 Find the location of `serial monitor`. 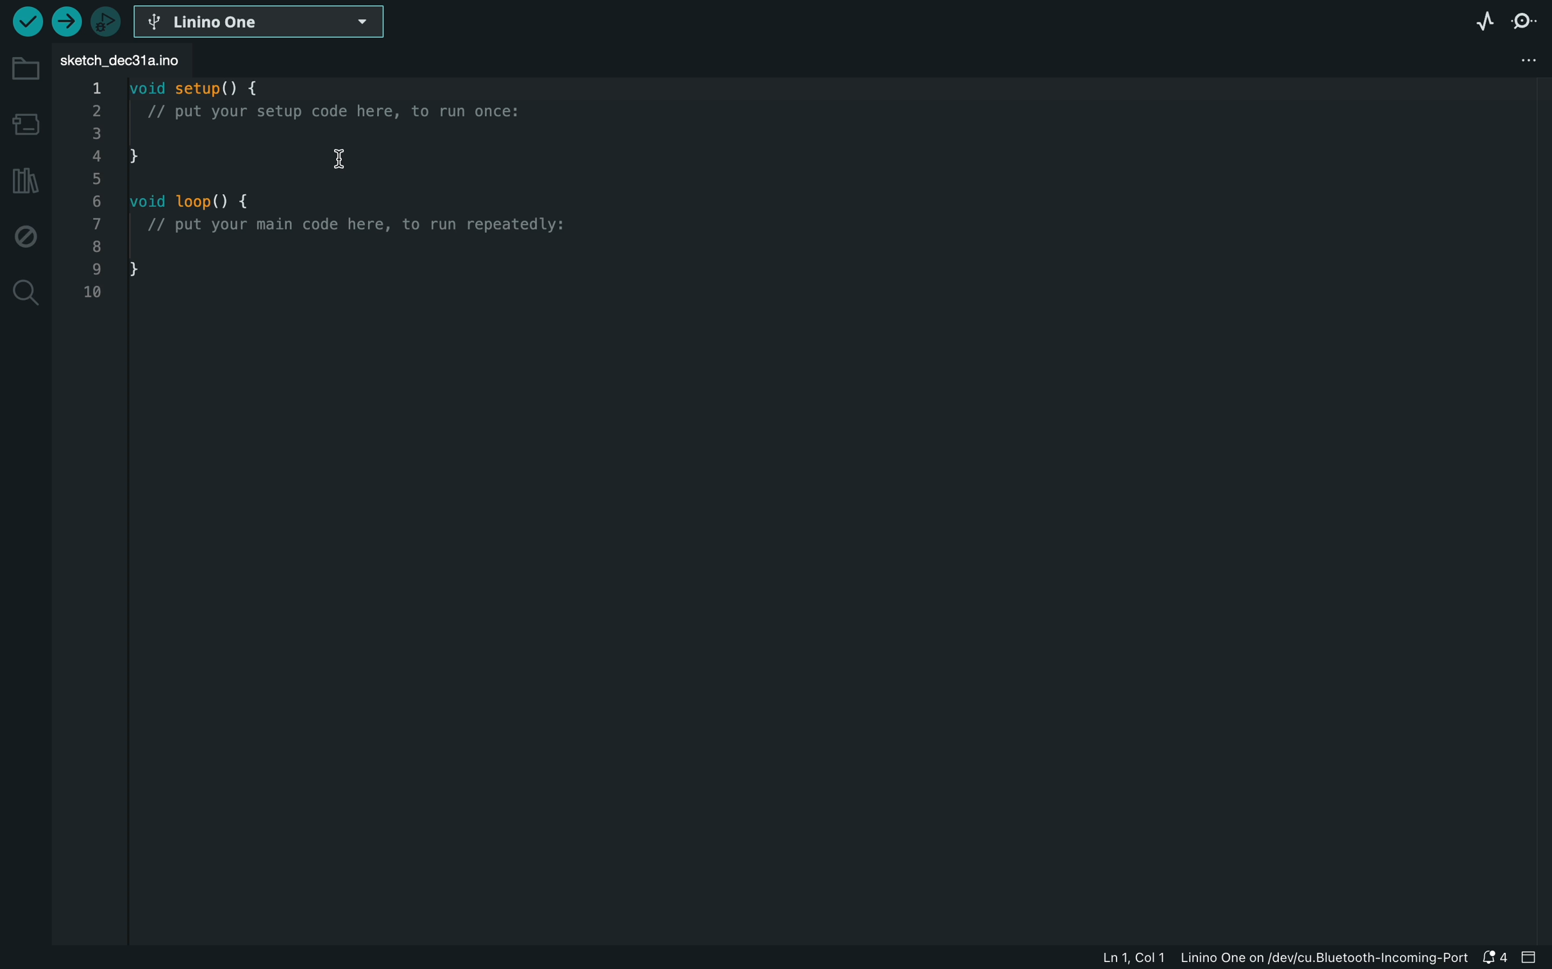

serial monitor is located at coordinates (1531, 24).